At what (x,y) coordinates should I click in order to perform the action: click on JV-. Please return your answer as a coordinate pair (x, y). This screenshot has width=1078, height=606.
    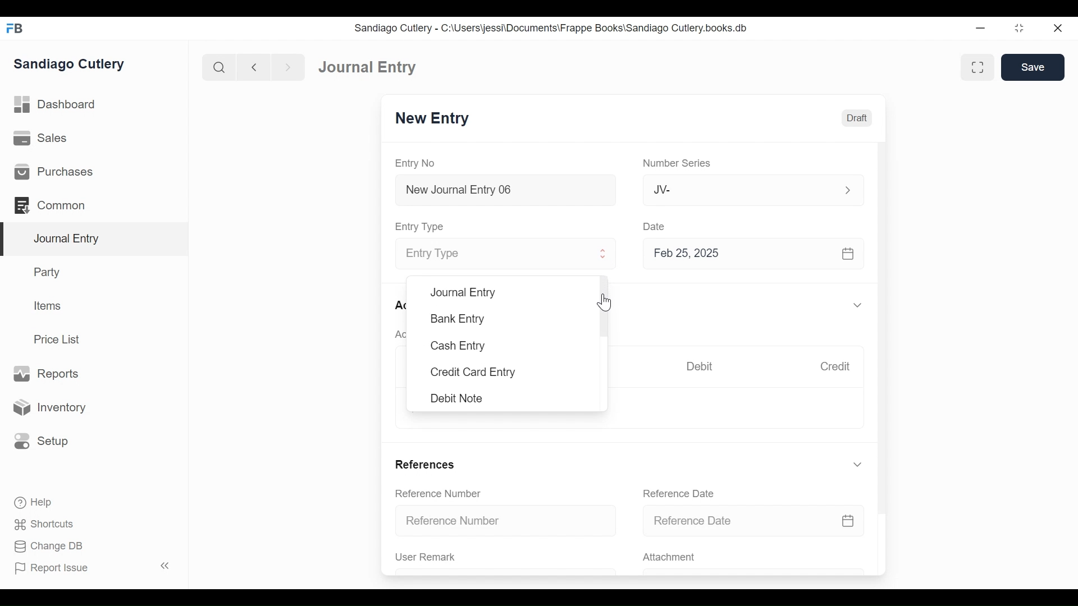
    Looking at the image, I should click on (740, 189).